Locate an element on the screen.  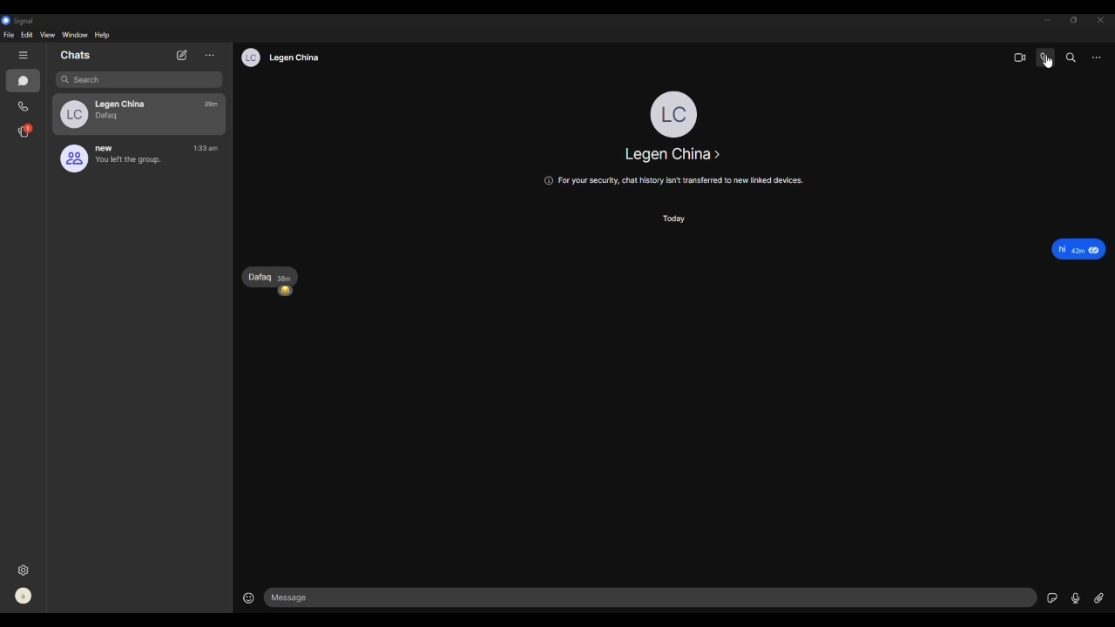
view is located at coordinates (49, 36).